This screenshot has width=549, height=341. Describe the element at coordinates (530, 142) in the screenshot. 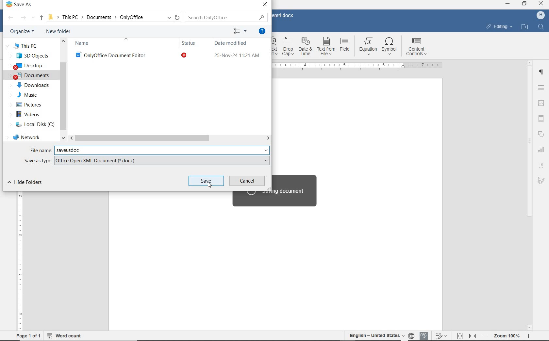

I see `srollbar` at that location.